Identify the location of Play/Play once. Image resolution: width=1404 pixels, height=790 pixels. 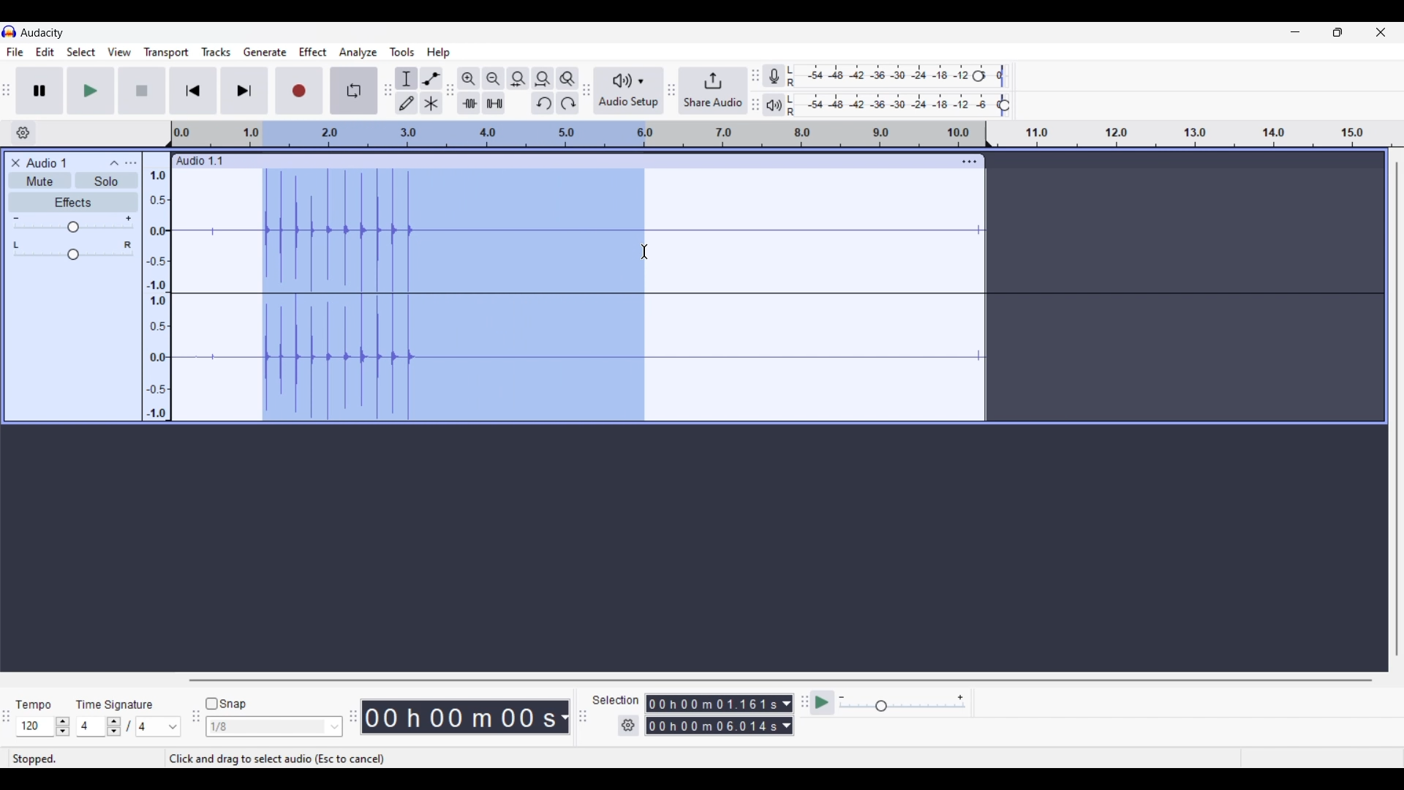
(91, 90).